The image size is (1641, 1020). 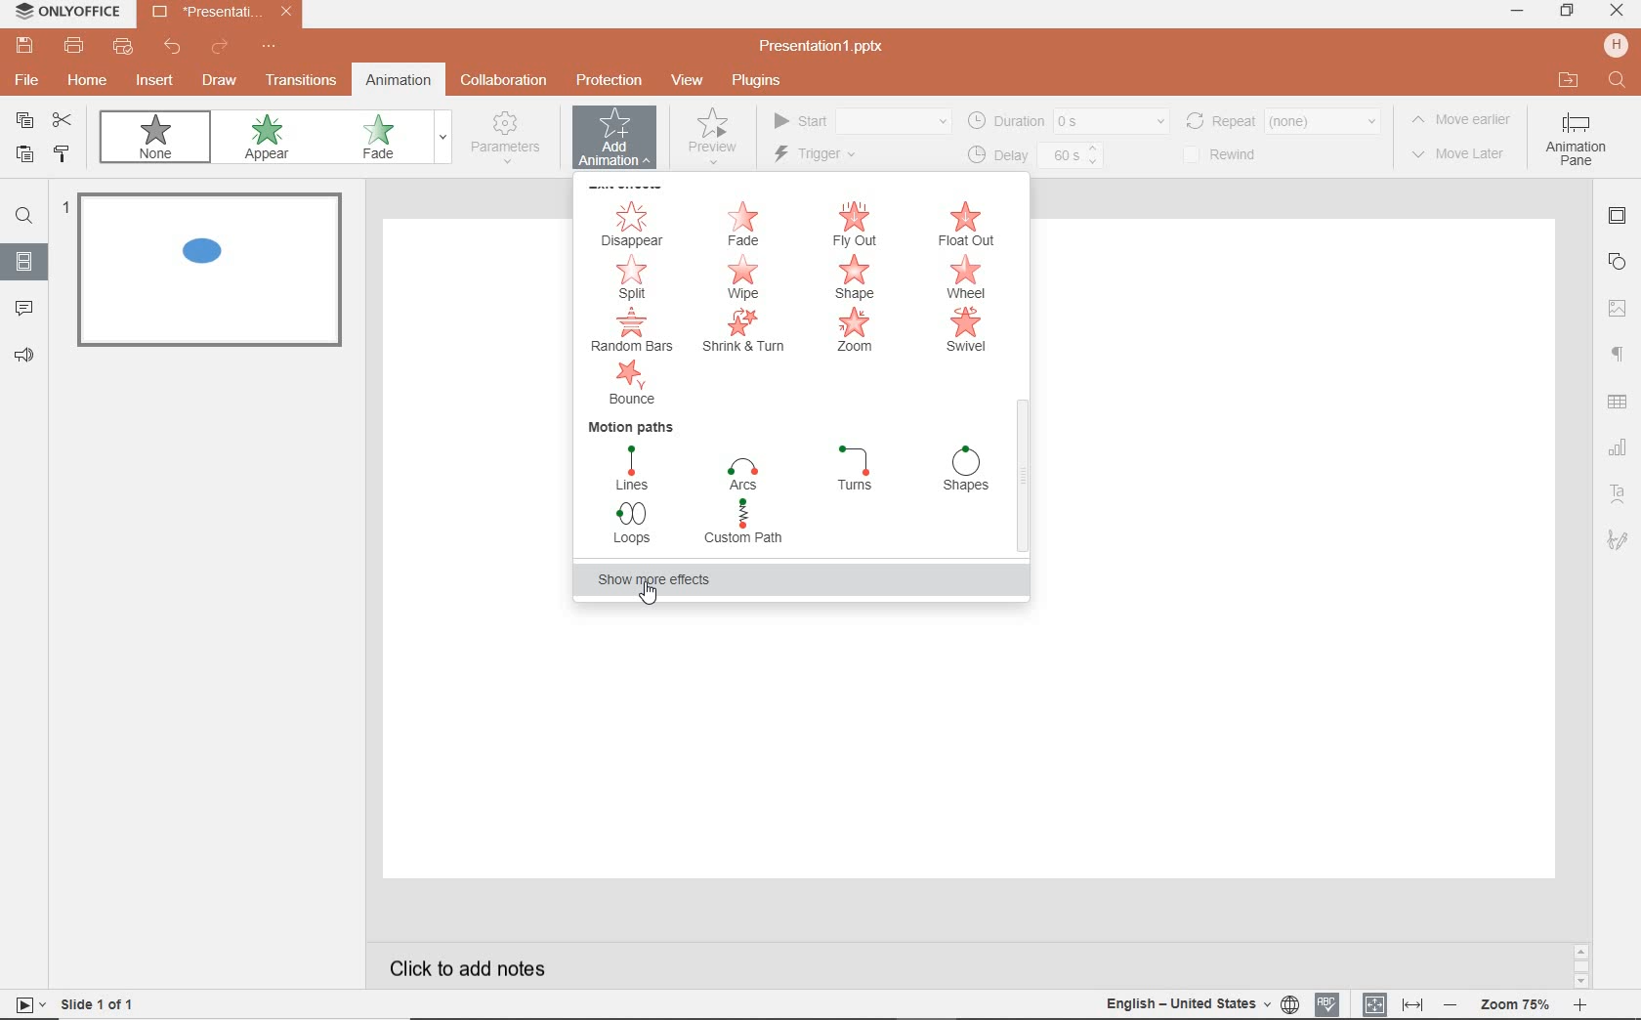 I want to click on feedback & support, so click(x=25, y=357).